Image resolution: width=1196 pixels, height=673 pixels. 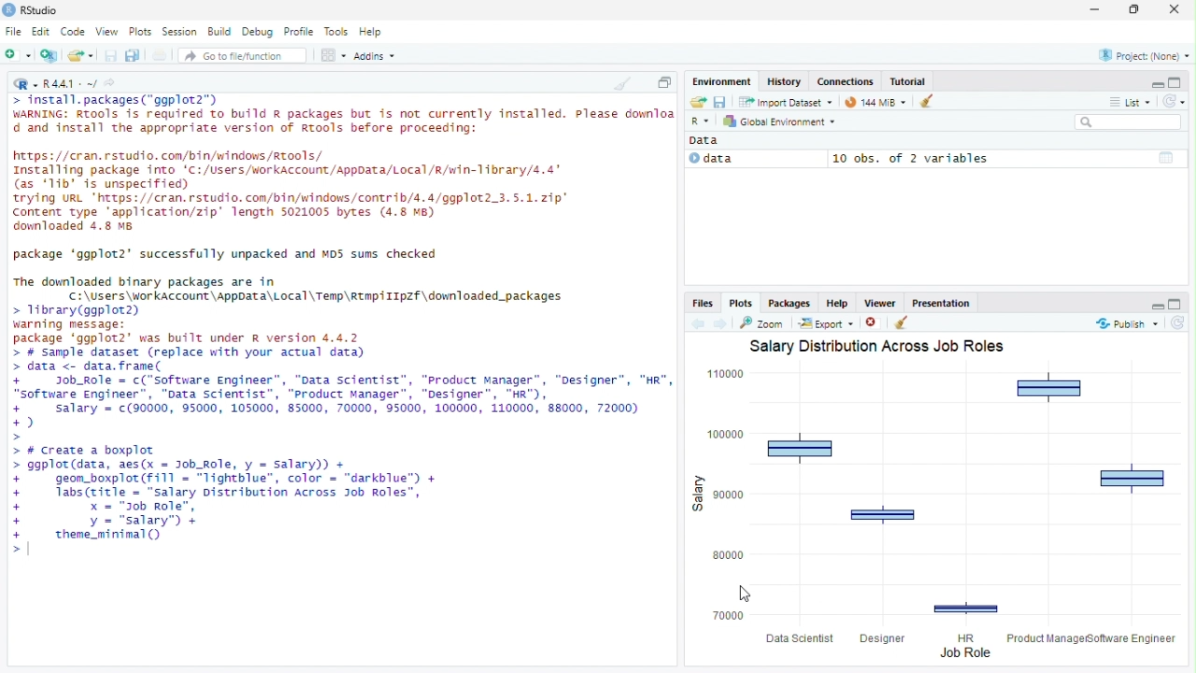 I want to click on Tools, so click(x=335, y=32).